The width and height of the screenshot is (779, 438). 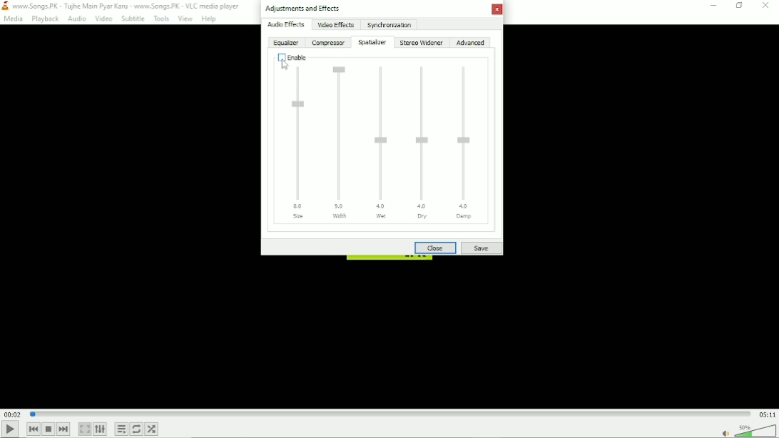 What do you see at coordinates (389, 24) in the screenshot?
I see `Synchronization` at bounding box center [389, 24].